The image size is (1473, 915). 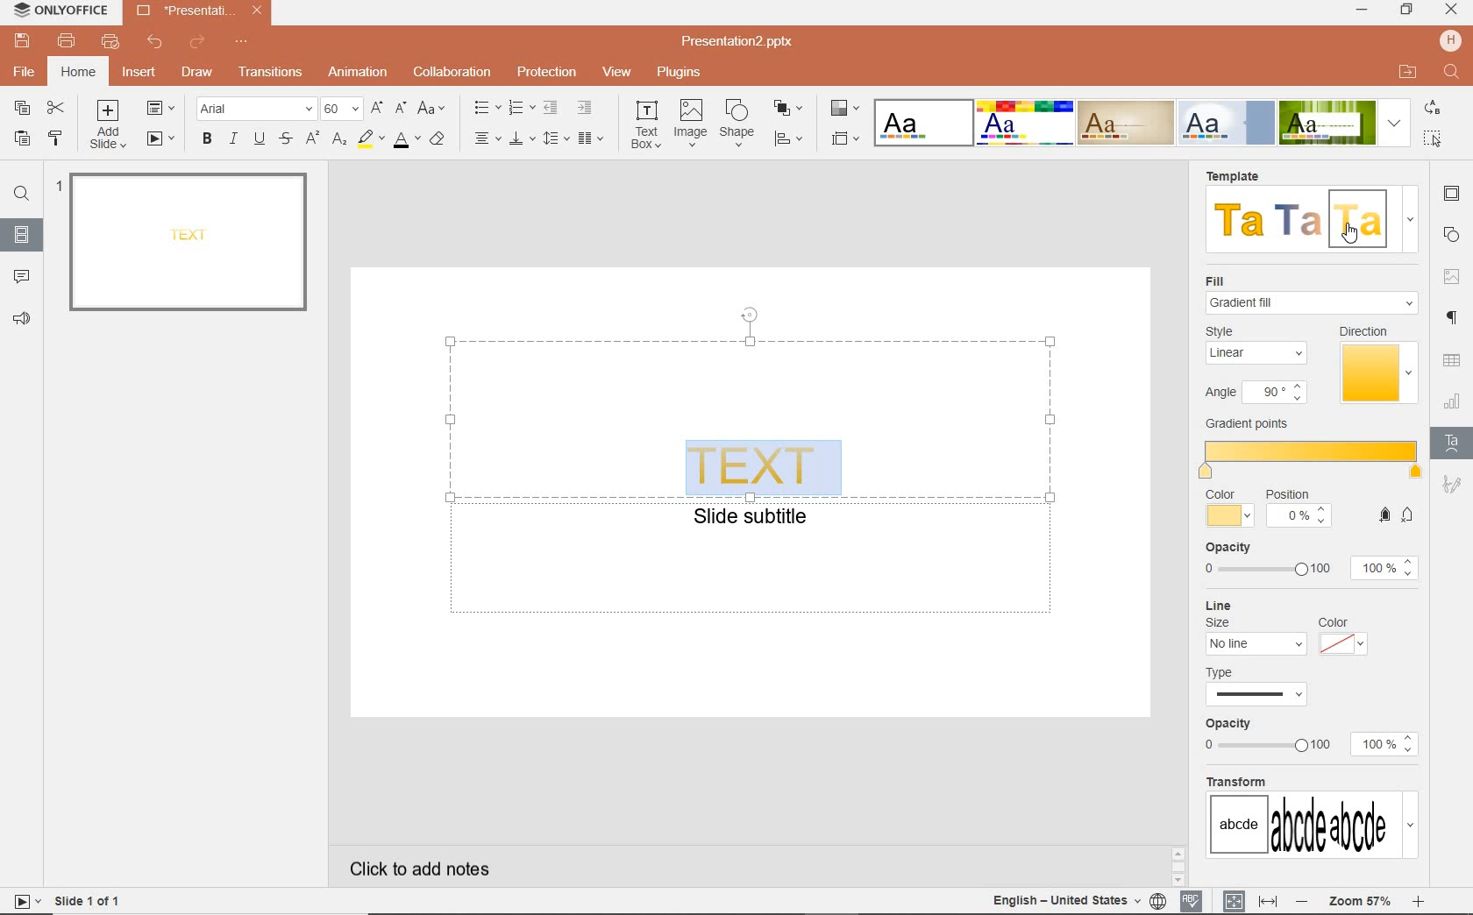 I want to click on CUSTOMIZE QUICK ACCESS TOOLBAR, so click(x=240, y=45).